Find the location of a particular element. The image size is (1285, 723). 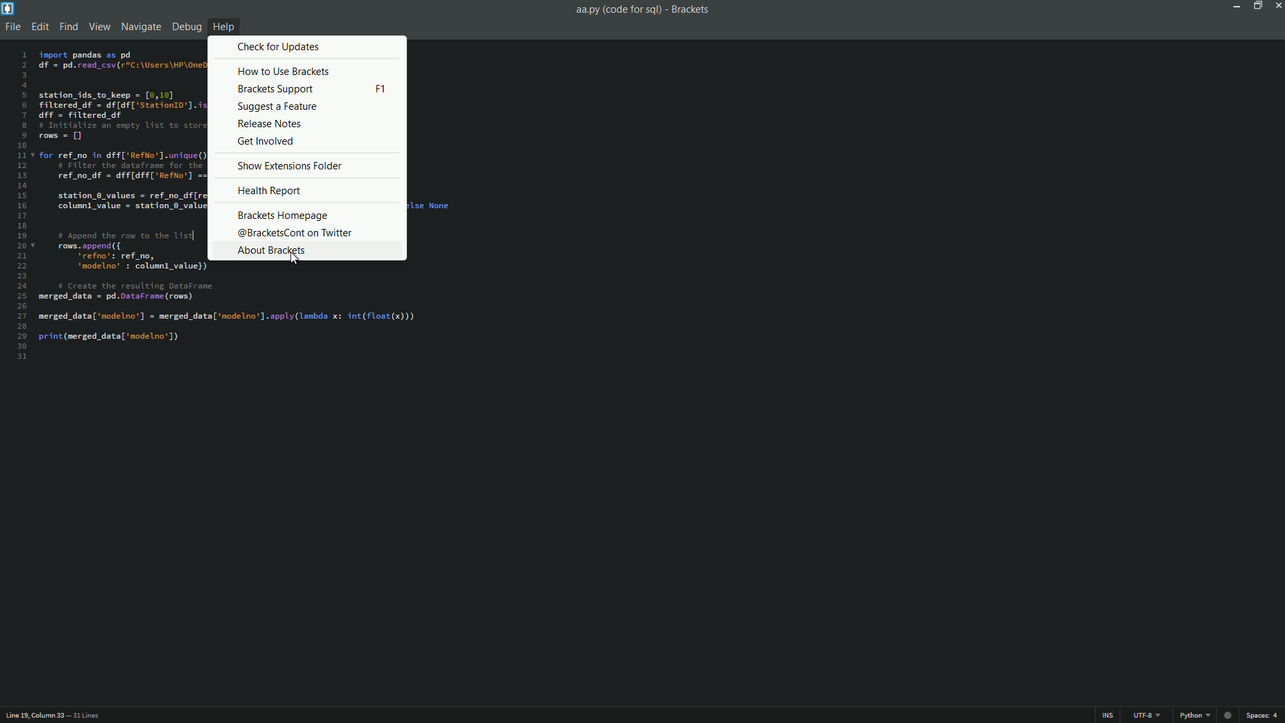

file menu is located at coordinates (14, 25).